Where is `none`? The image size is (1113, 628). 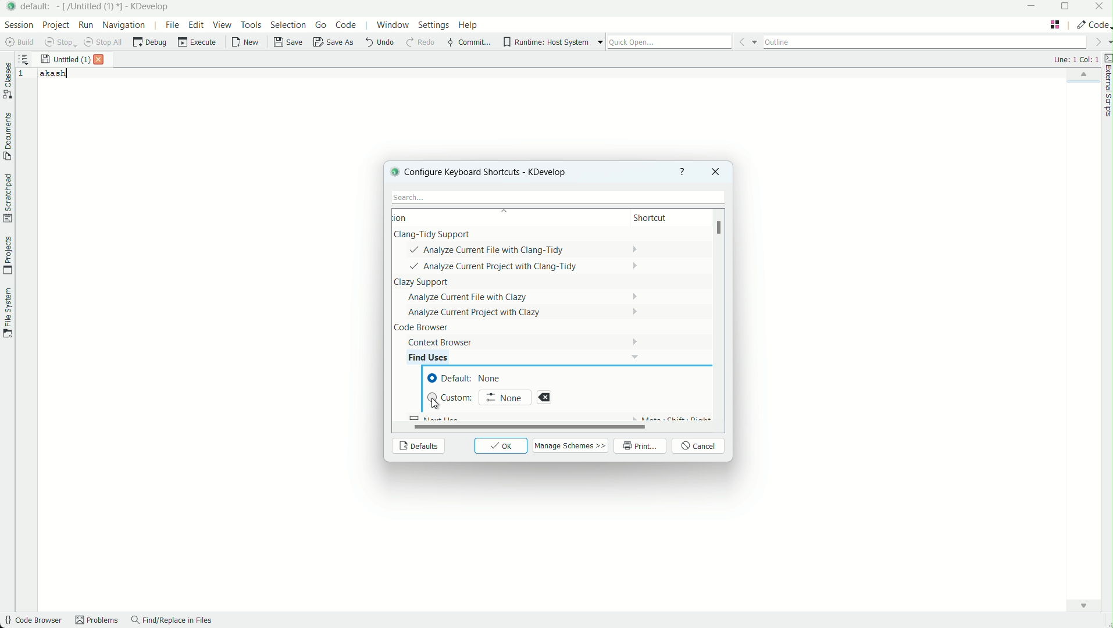
none is located at coordinates (505, 397).